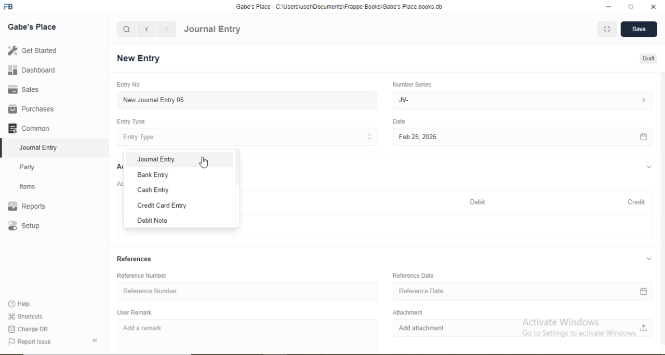 The image size is (665, 355). I want to click on Reference Number, so click(144, 276).